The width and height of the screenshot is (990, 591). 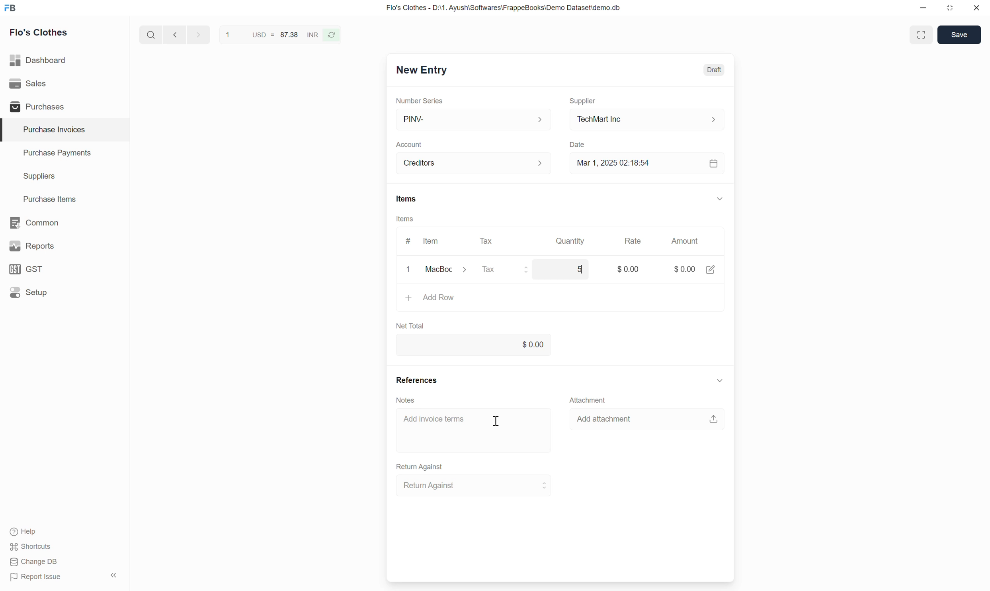 I want to click on 1 USD = 87.38 INR, so click(x=271, y=34).